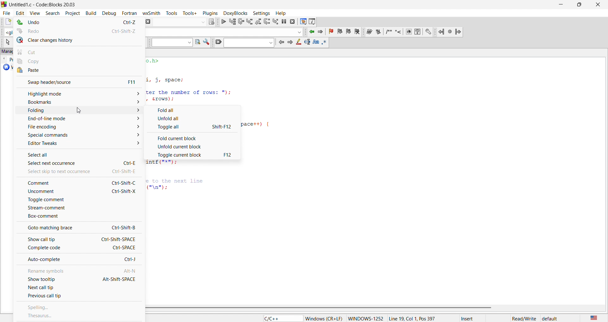 This screenshot has height=322, width=608. I want to click on vertical scroll bar, so click(372, 308).